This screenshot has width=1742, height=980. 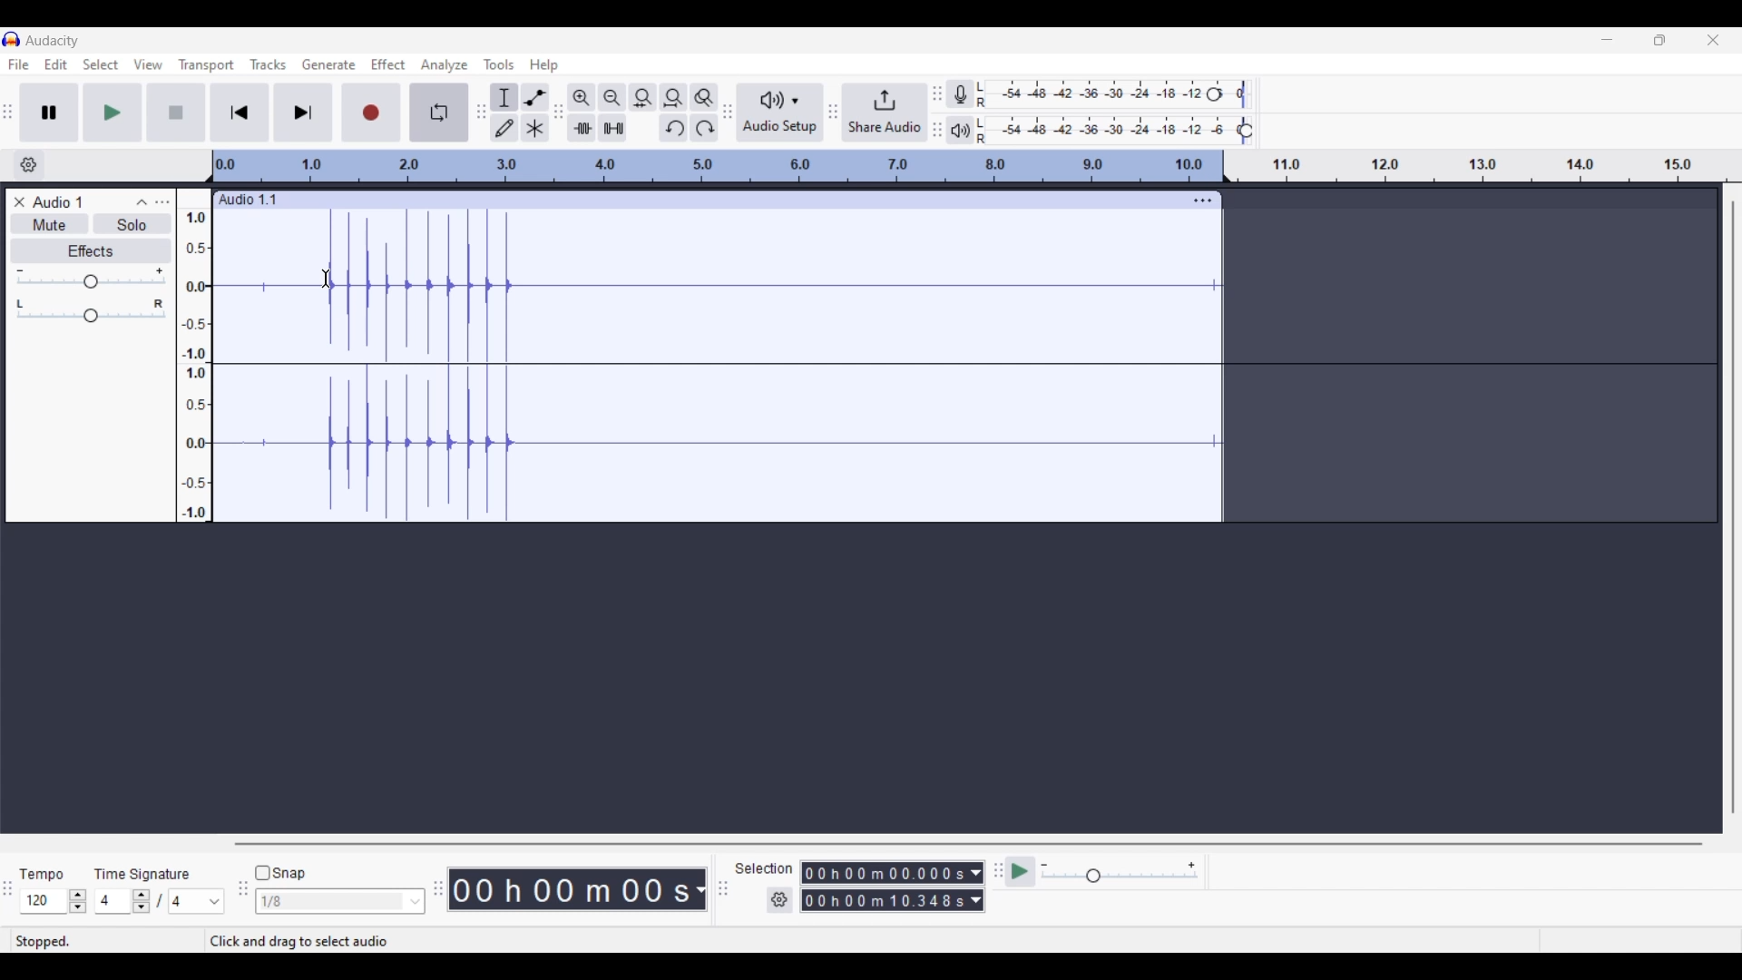 What do you see at coordinates (672, 128) in the screenshot?
I see `Undo` at bounding box center [672, 128].